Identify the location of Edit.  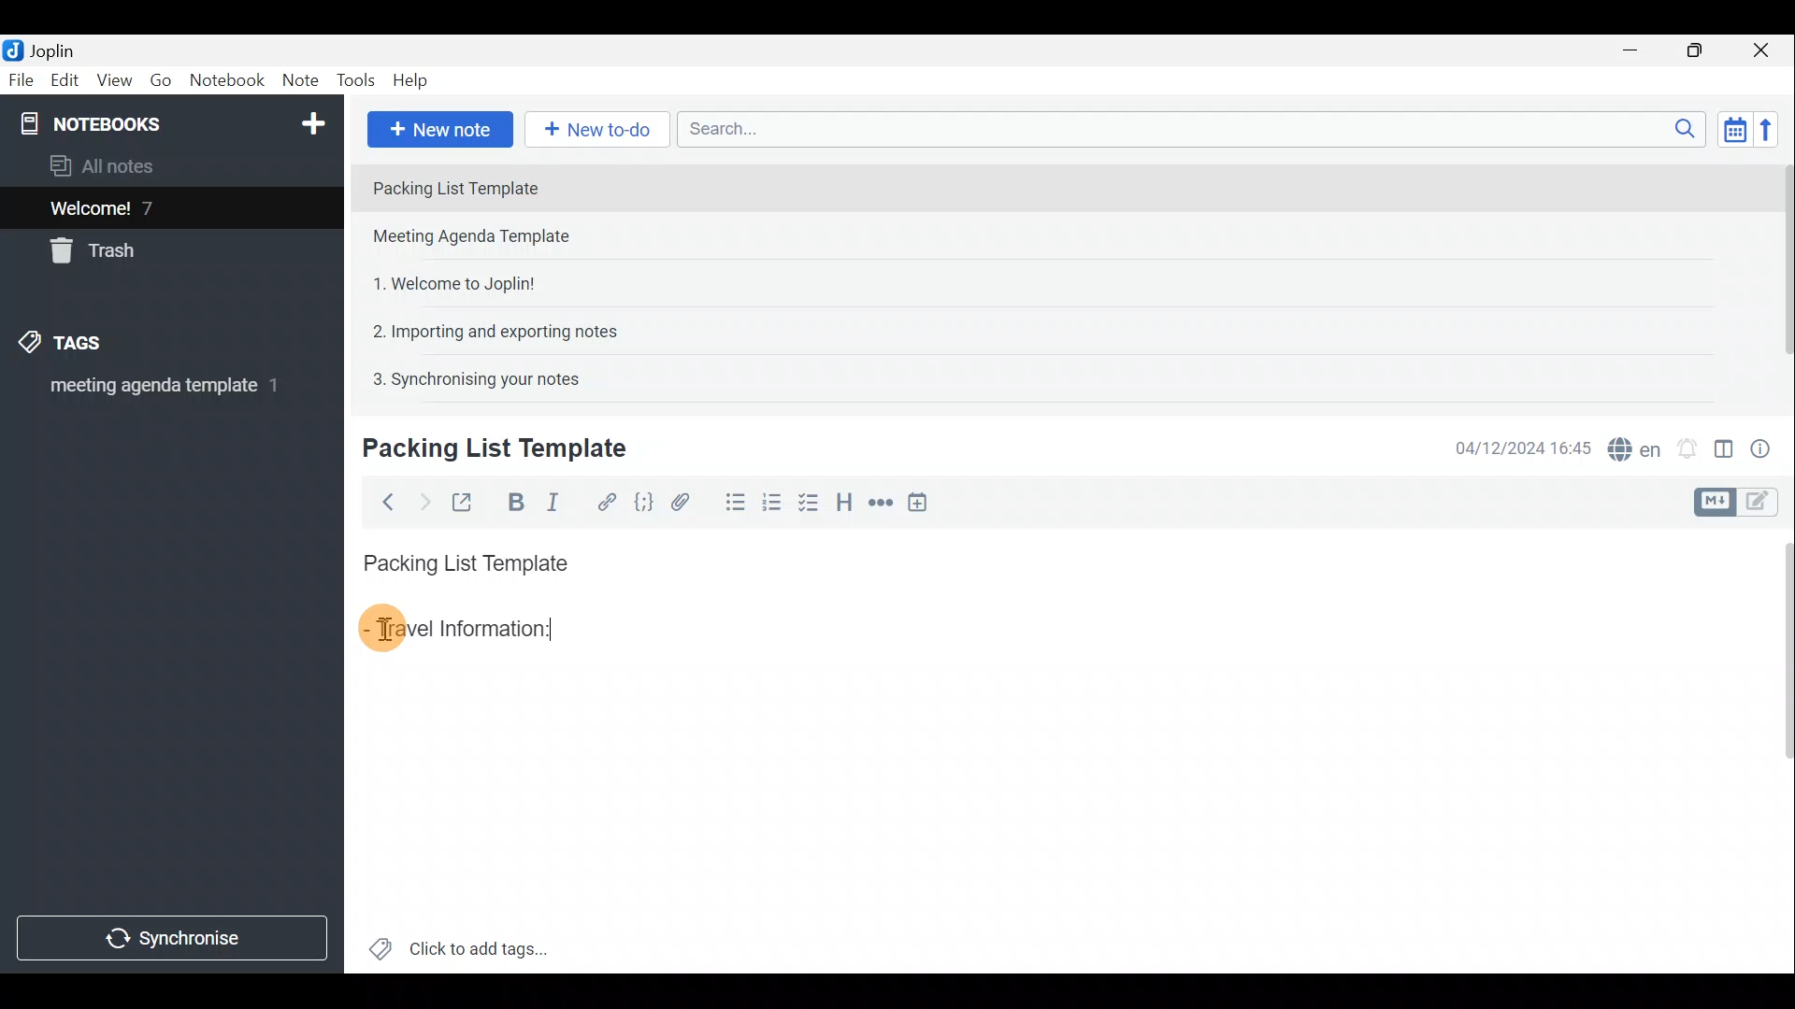
(61, 81).